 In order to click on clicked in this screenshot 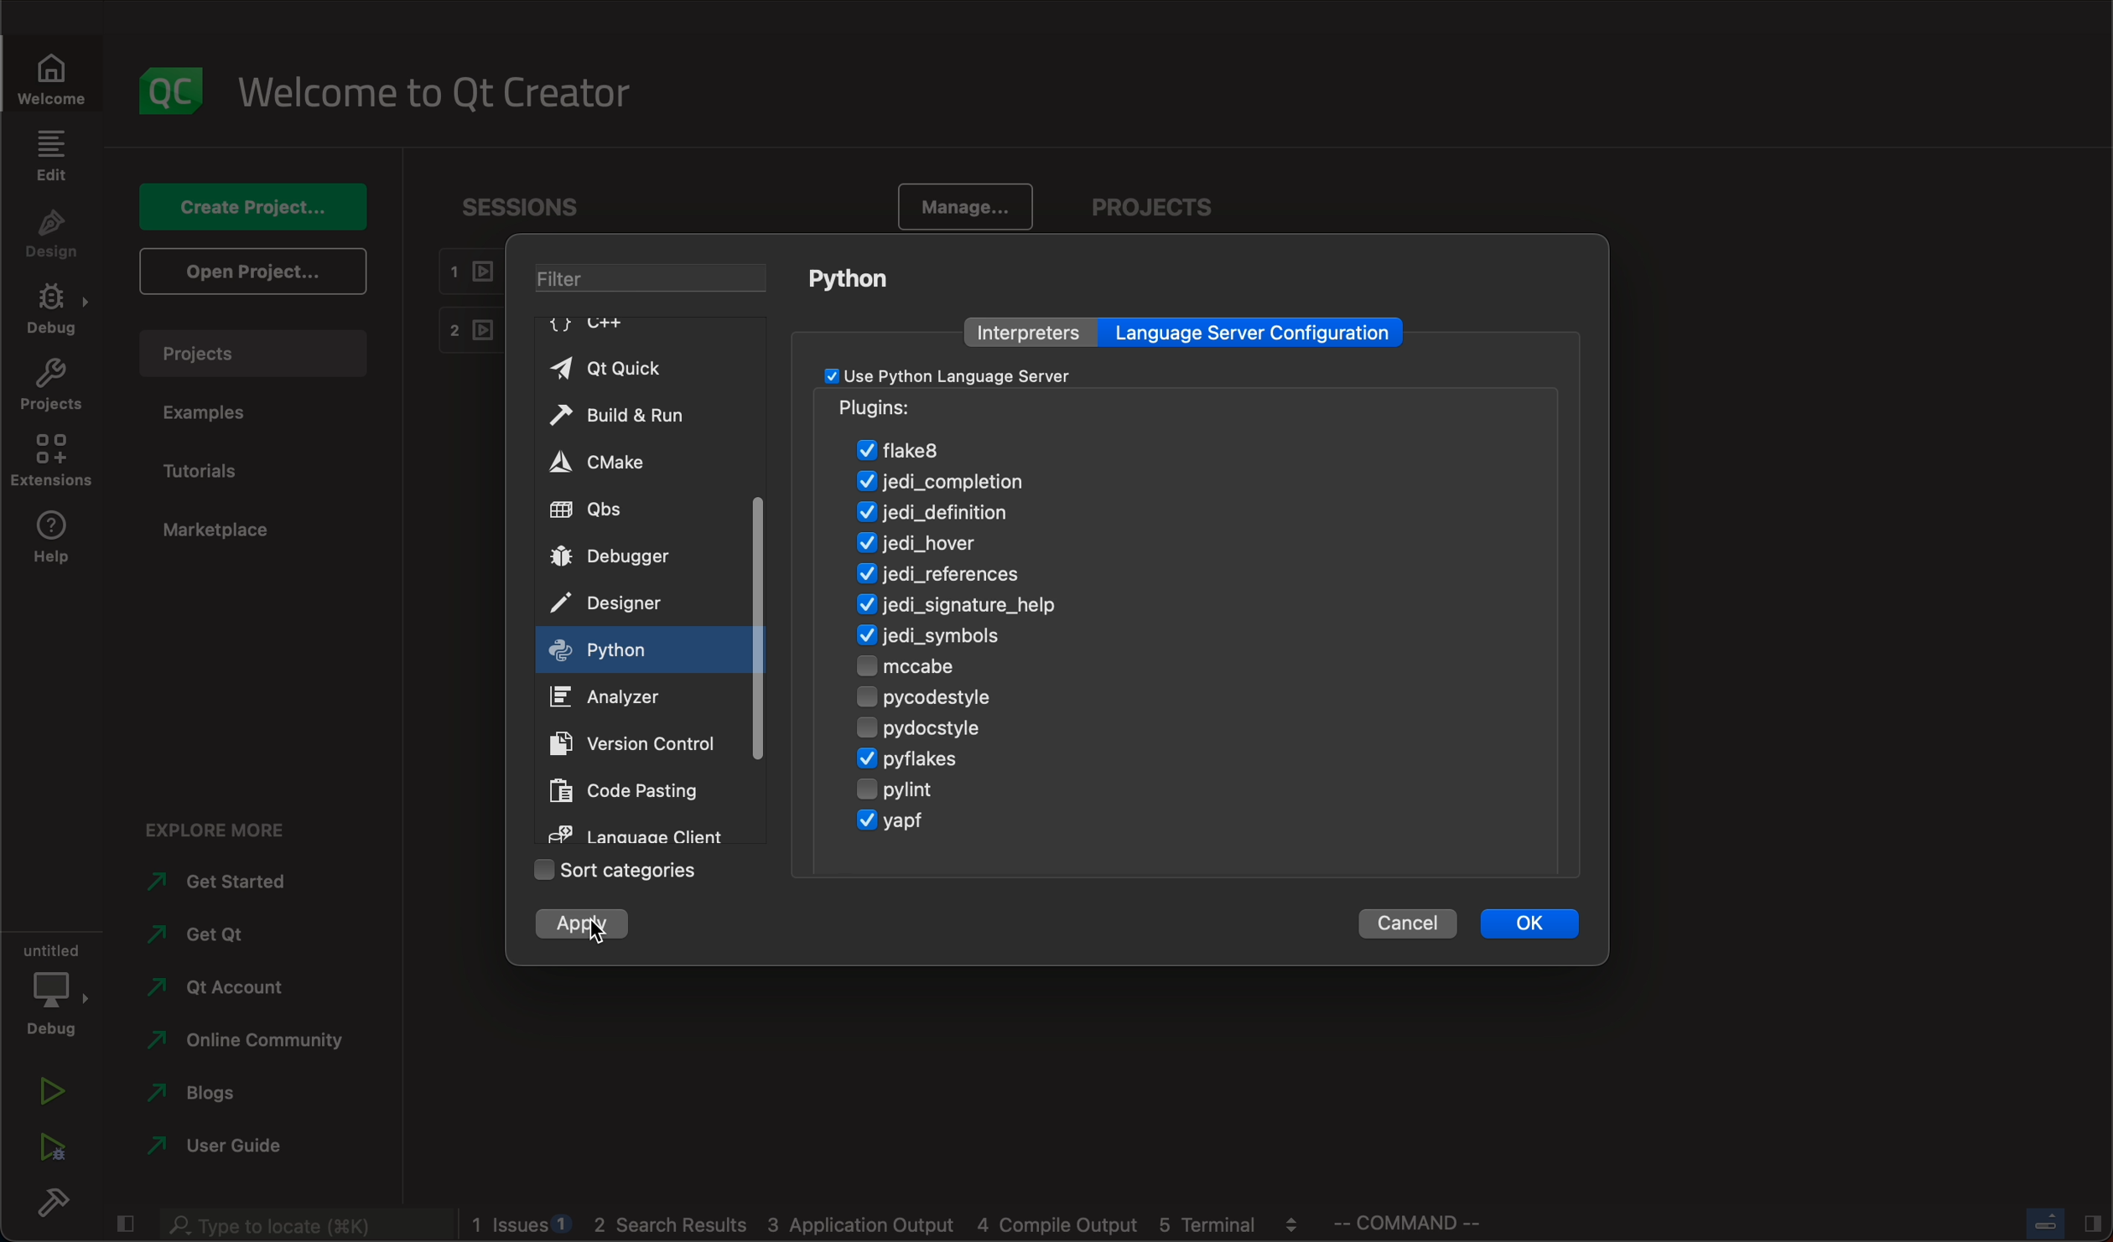, I will do `click(590, 928)`.